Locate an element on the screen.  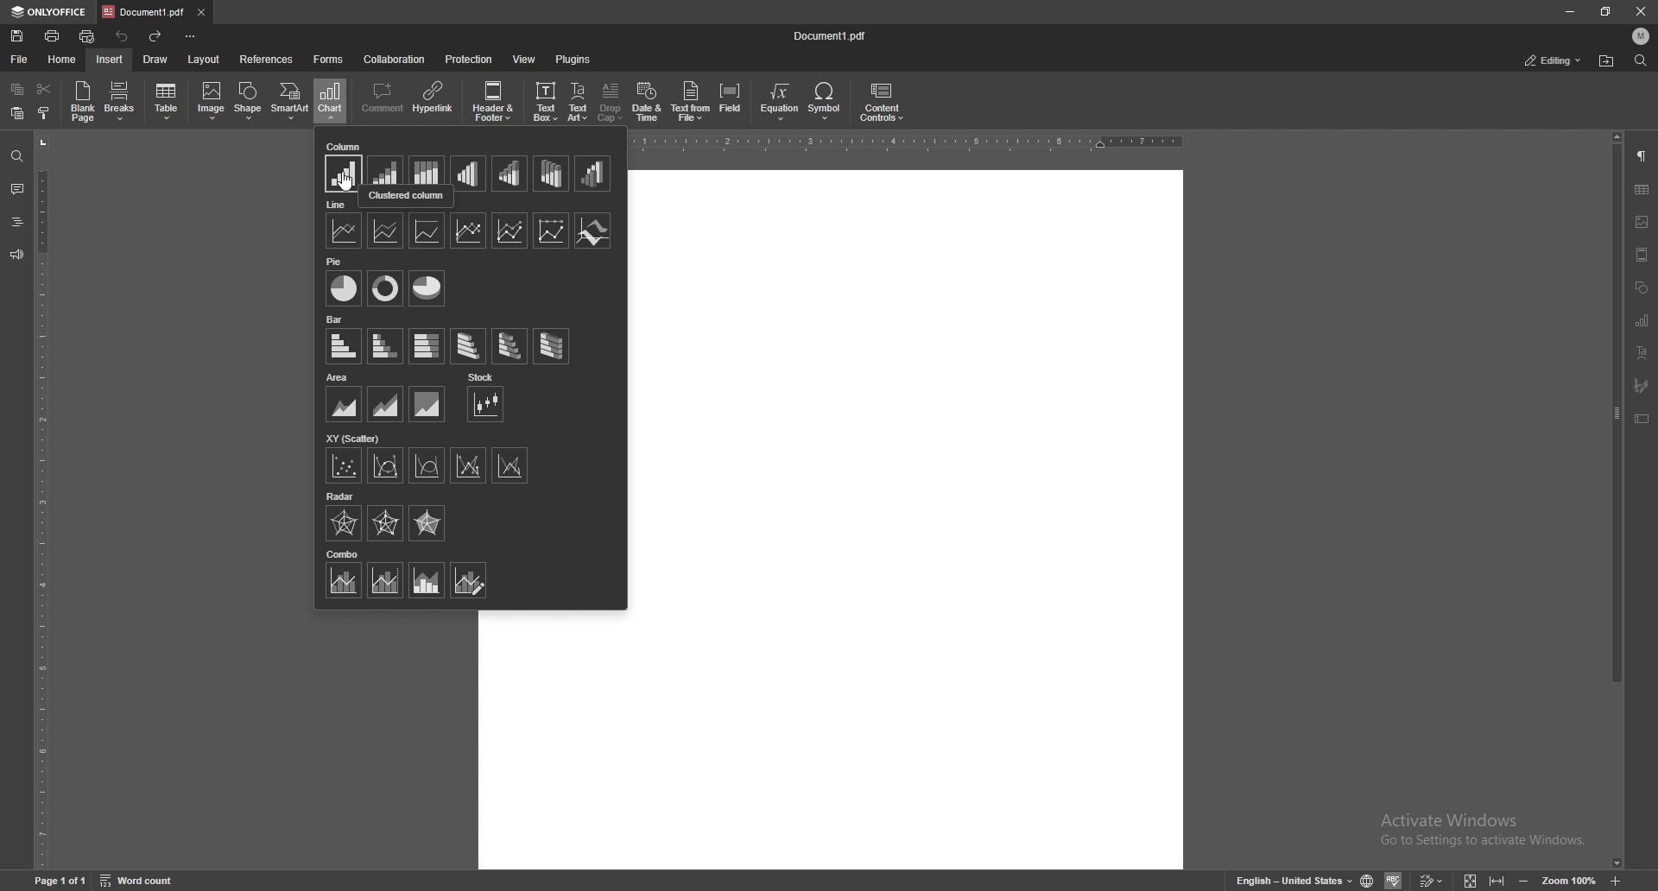
hyperlink is located at coordinates (433, 101).